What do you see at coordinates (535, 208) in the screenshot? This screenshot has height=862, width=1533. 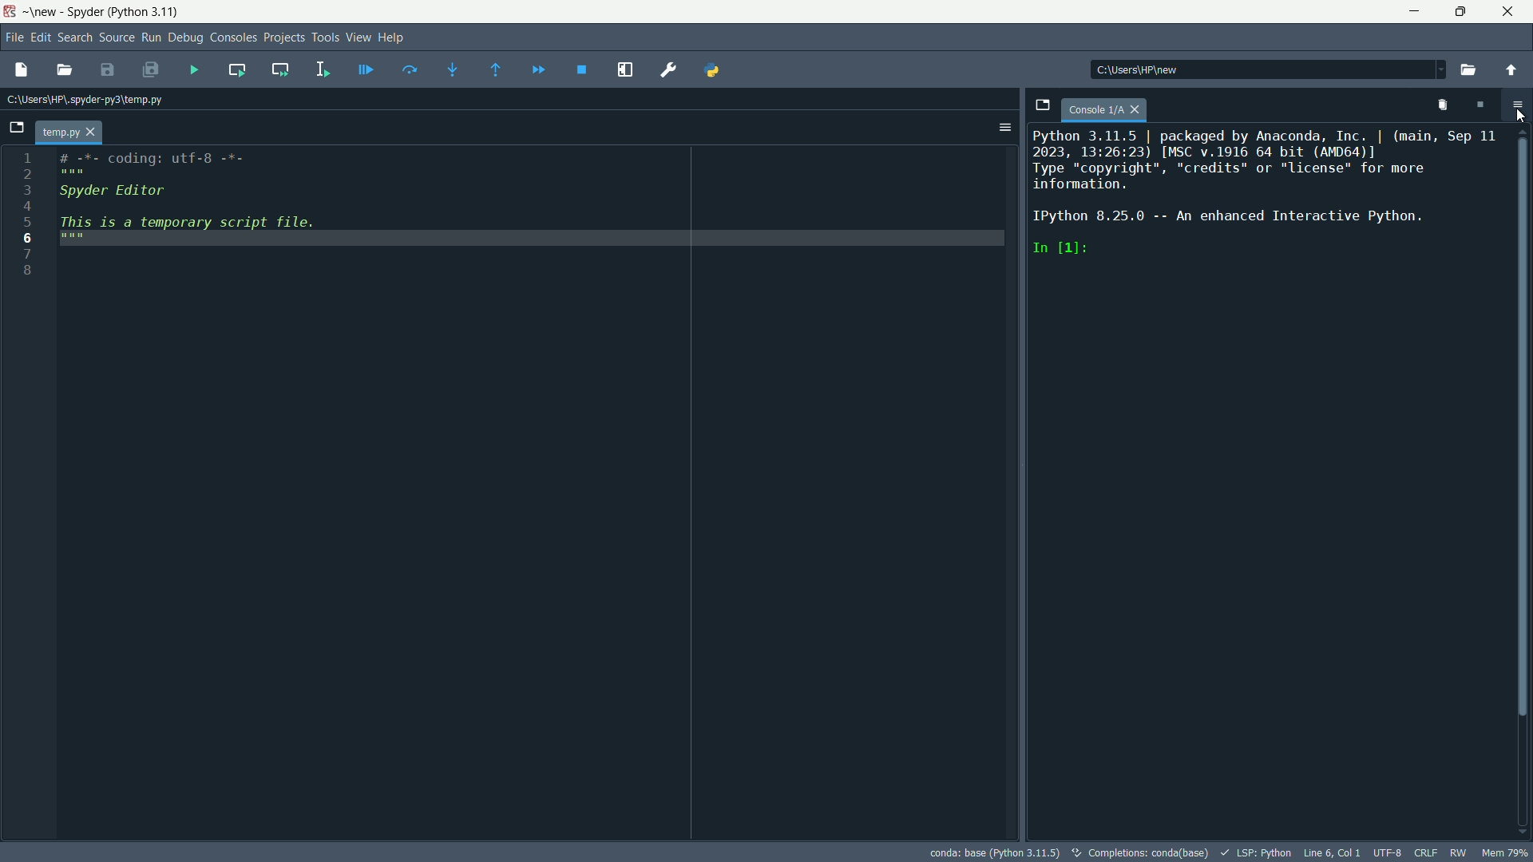 I see `# -*- coding: utf-8 -*- """ Spyder Editor  This is a temporary script file. """` at bounding box center [535, 208].